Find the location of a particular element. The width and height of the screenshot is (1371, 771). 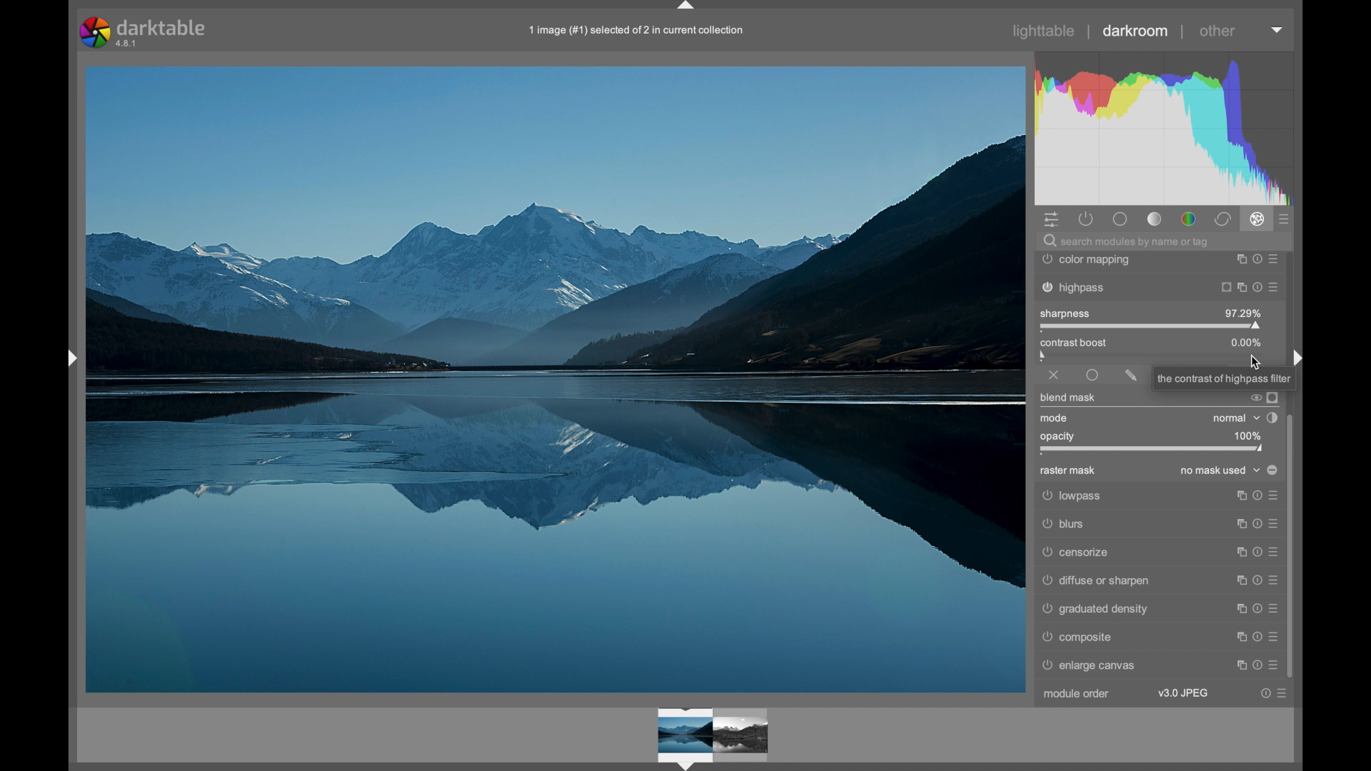

diffuse or sharpen is located at coordinates (1159, 580).